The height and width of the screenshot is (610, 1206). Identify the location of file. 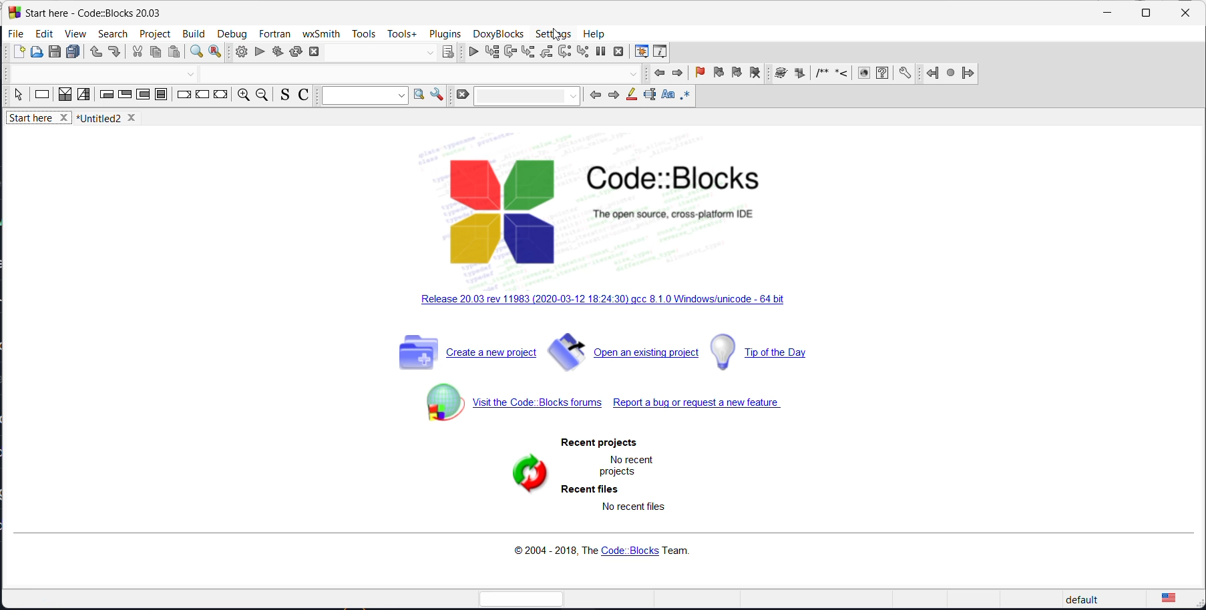
(17, 33).